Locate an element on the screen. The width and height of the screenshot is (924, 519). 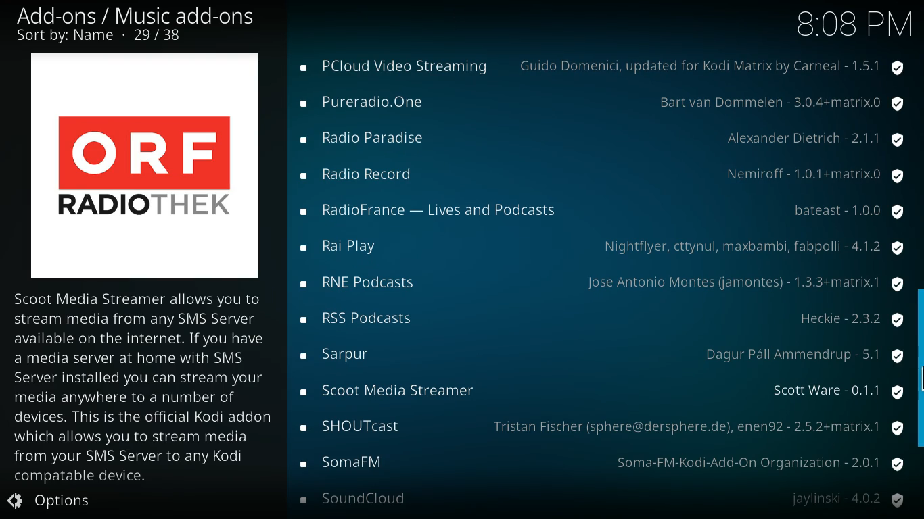
add-on is located at coordinates (430, 212).